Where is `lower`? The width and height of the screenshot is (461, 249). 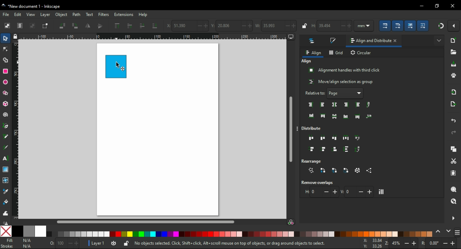
lower is located at coordinates (142, 26).